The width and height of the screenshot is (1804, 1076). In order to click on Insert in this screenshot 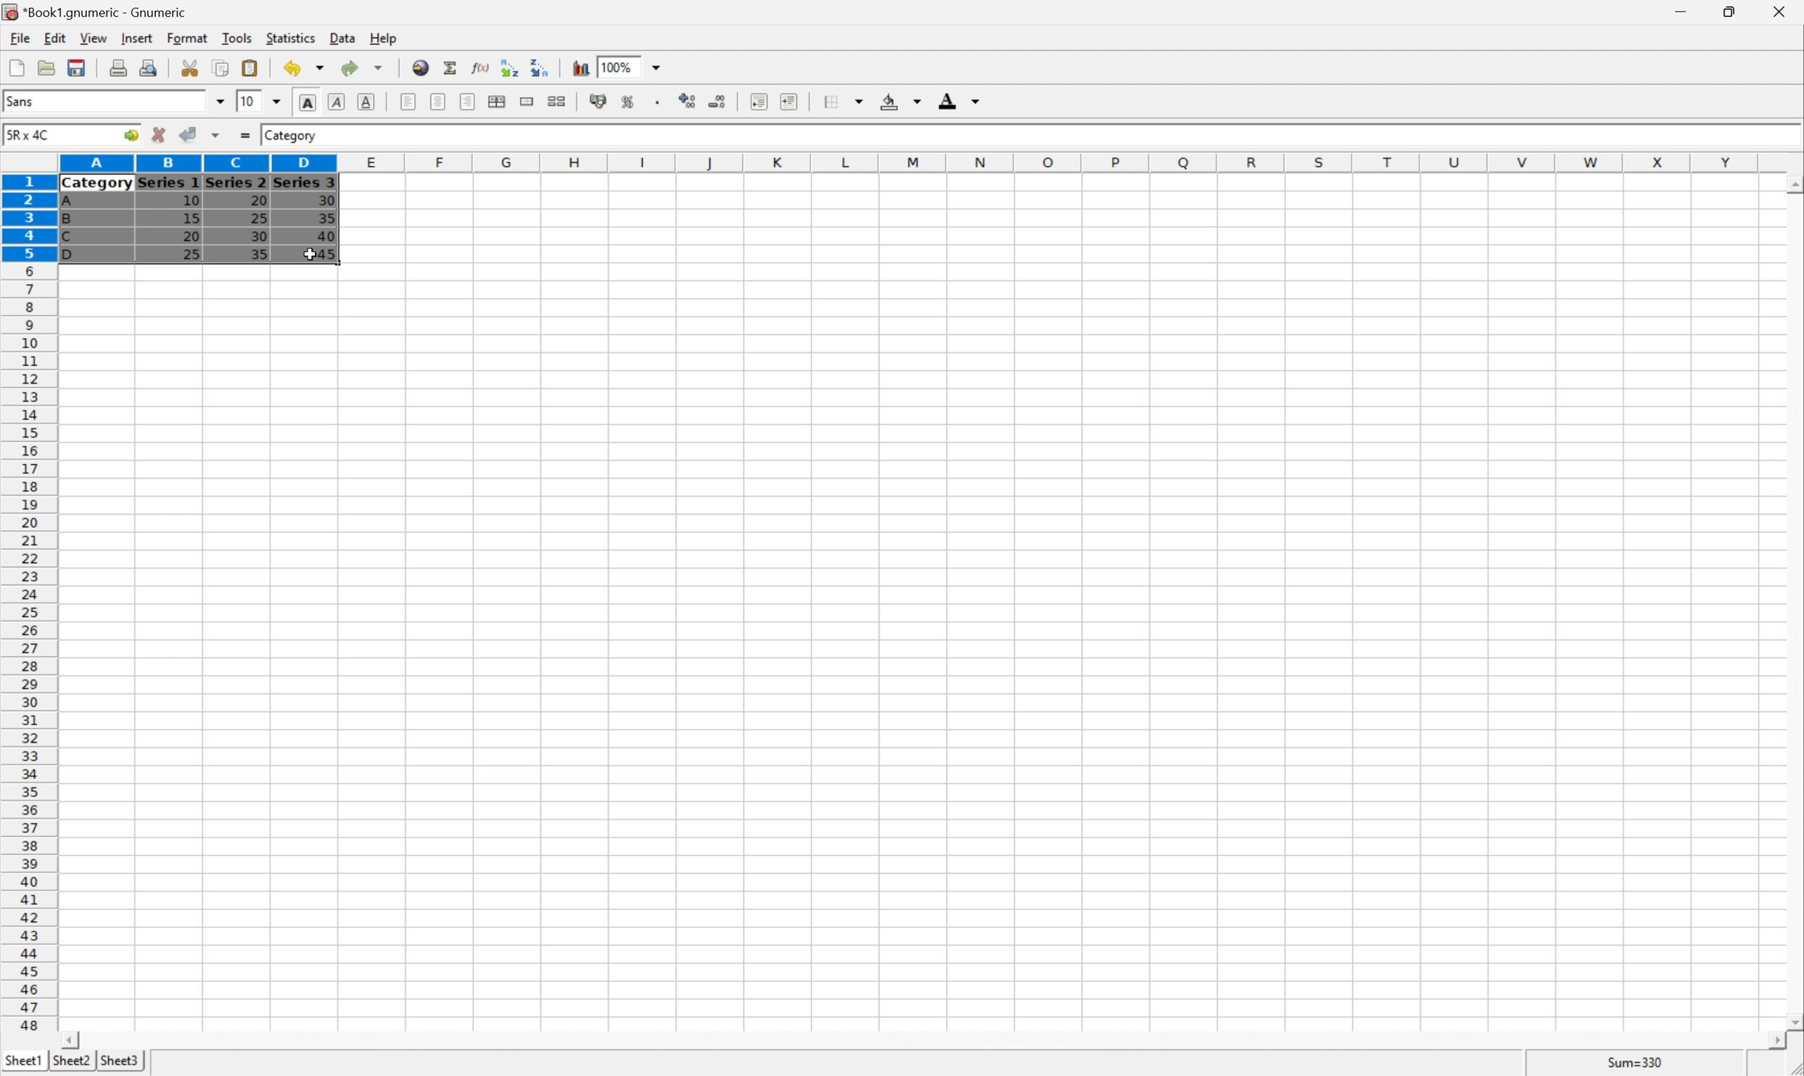, I will do `click(138, 38)`.